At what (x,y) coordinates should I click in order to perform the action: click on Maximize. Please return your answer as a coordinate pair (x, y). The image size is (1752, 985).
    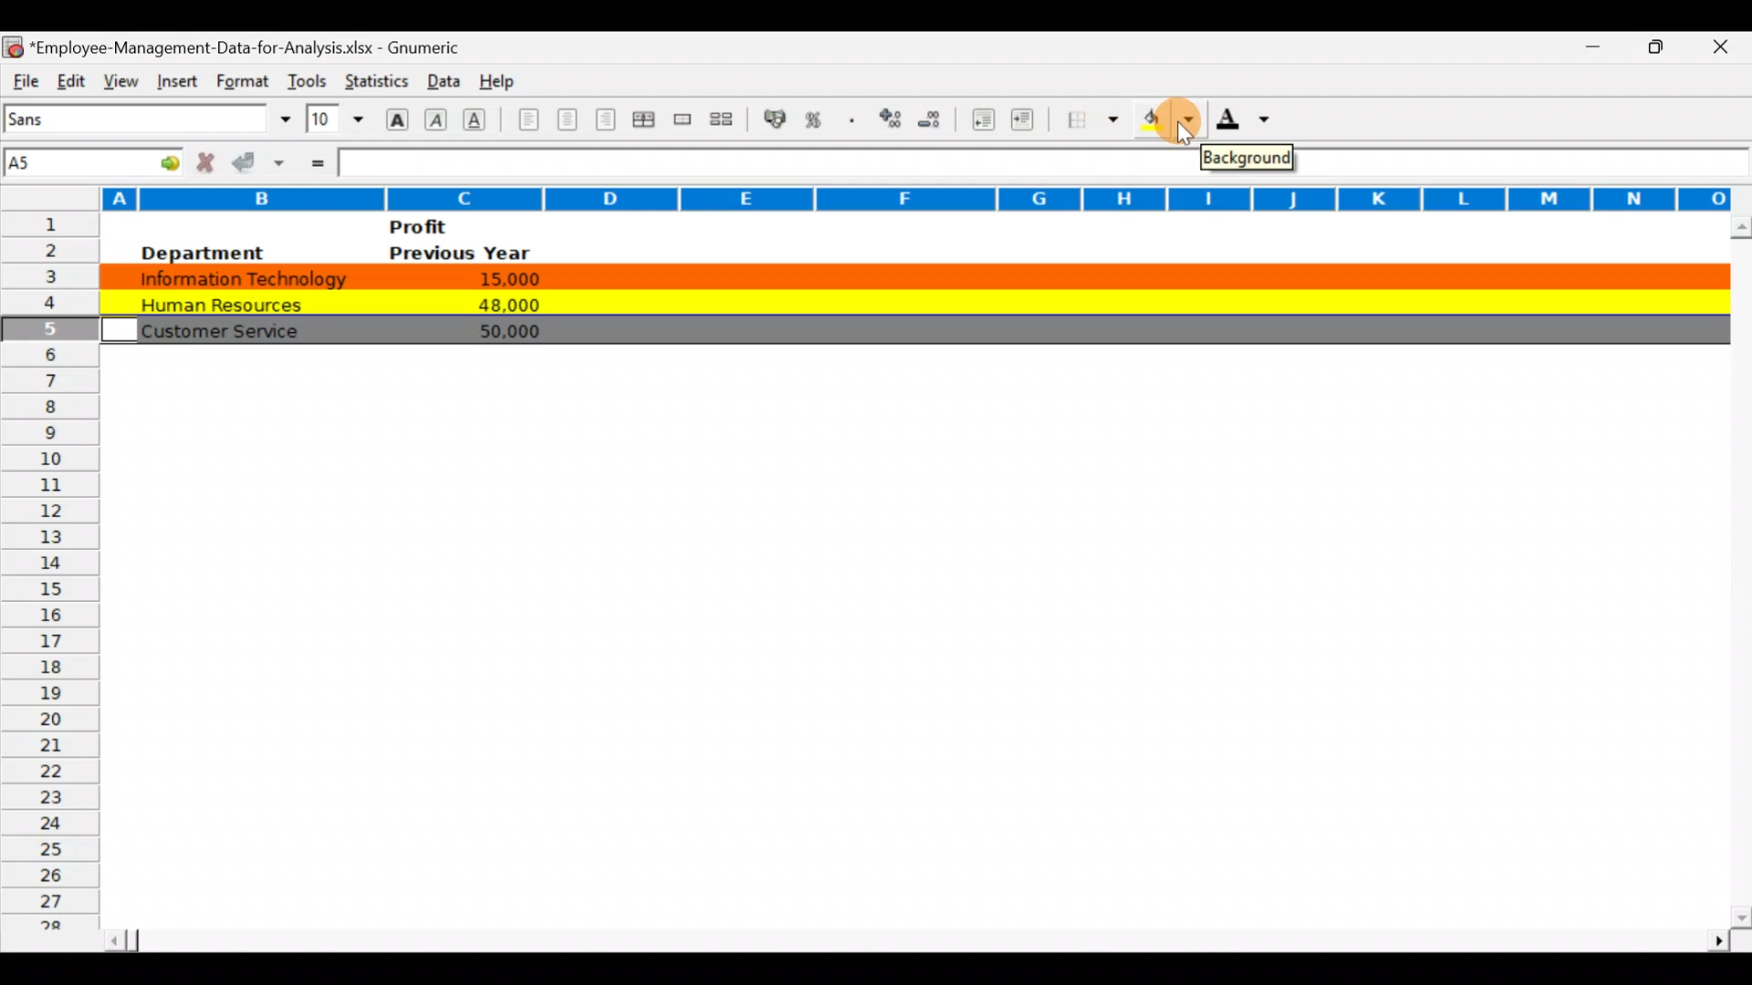
    Looking at the image, I should click on (1663, 45).